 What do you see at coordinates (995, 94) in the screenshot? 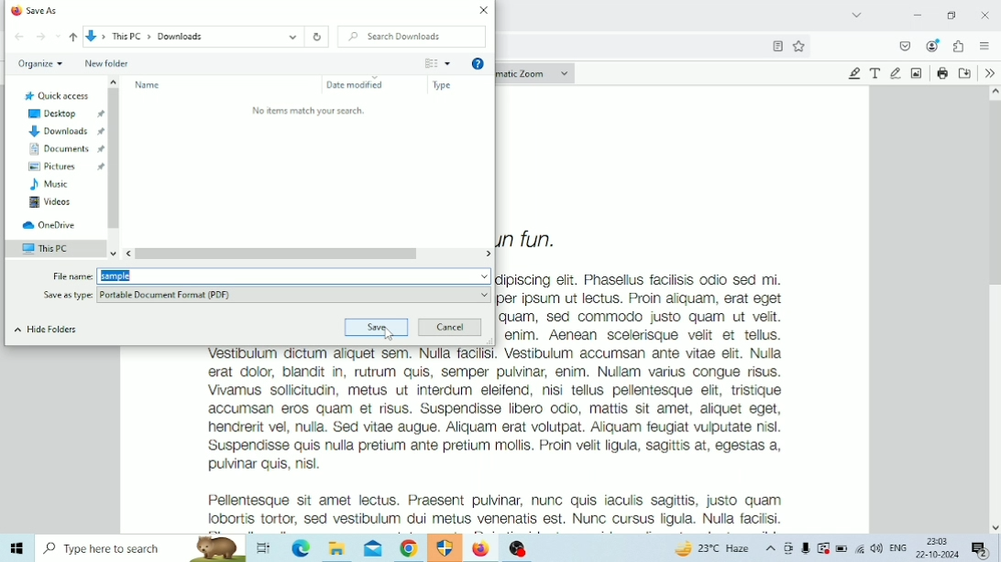
I see `Scroll up` at bounding box center [995, 94].